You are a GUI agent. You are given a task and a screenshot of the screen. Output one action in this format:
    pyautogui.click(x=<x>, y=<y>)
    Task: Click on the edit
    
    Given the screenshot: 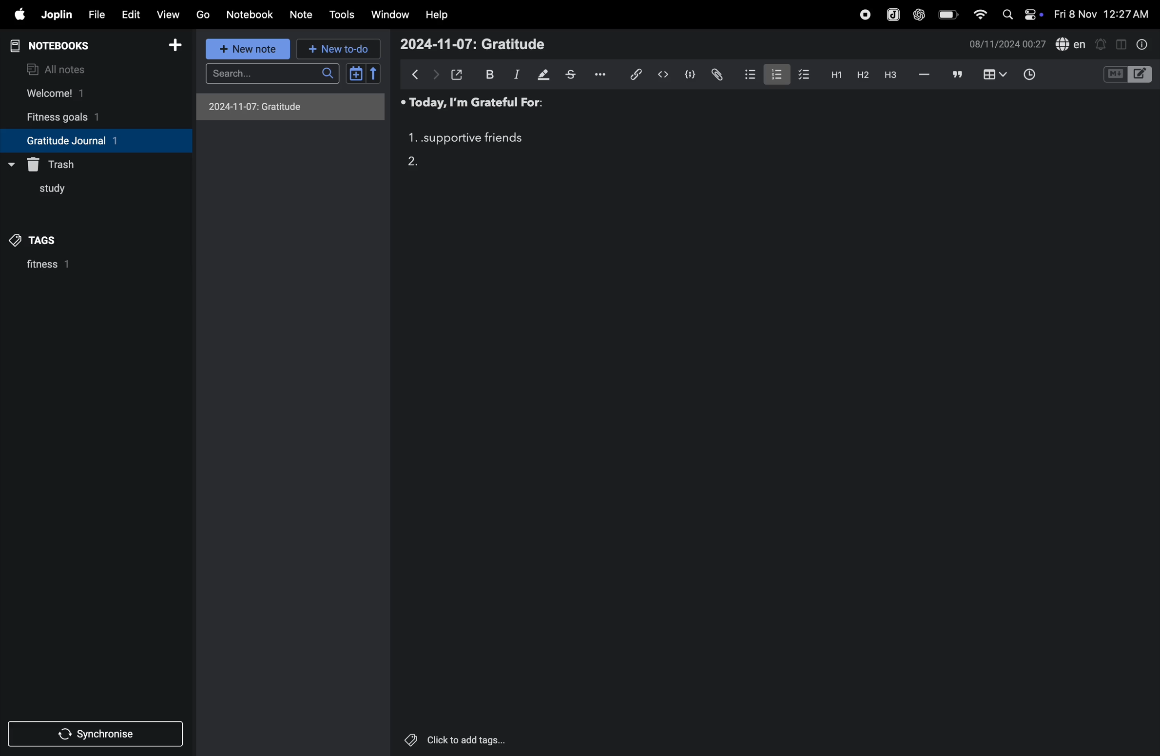 What is the action you would take?
    pyautogui.click(x=130, y=15)
    